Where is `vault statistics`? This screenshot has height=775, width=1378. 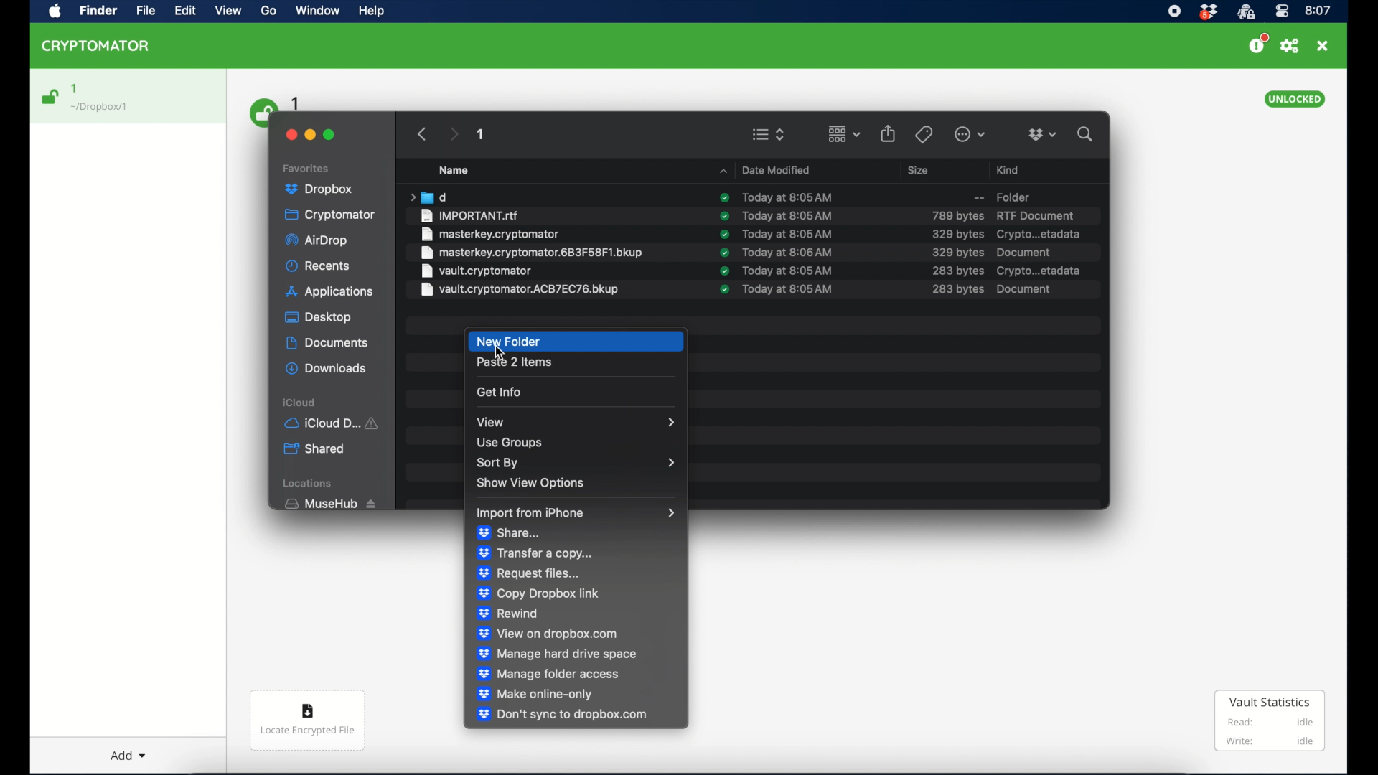 vault statistics is located at coordinates (1270, 722).